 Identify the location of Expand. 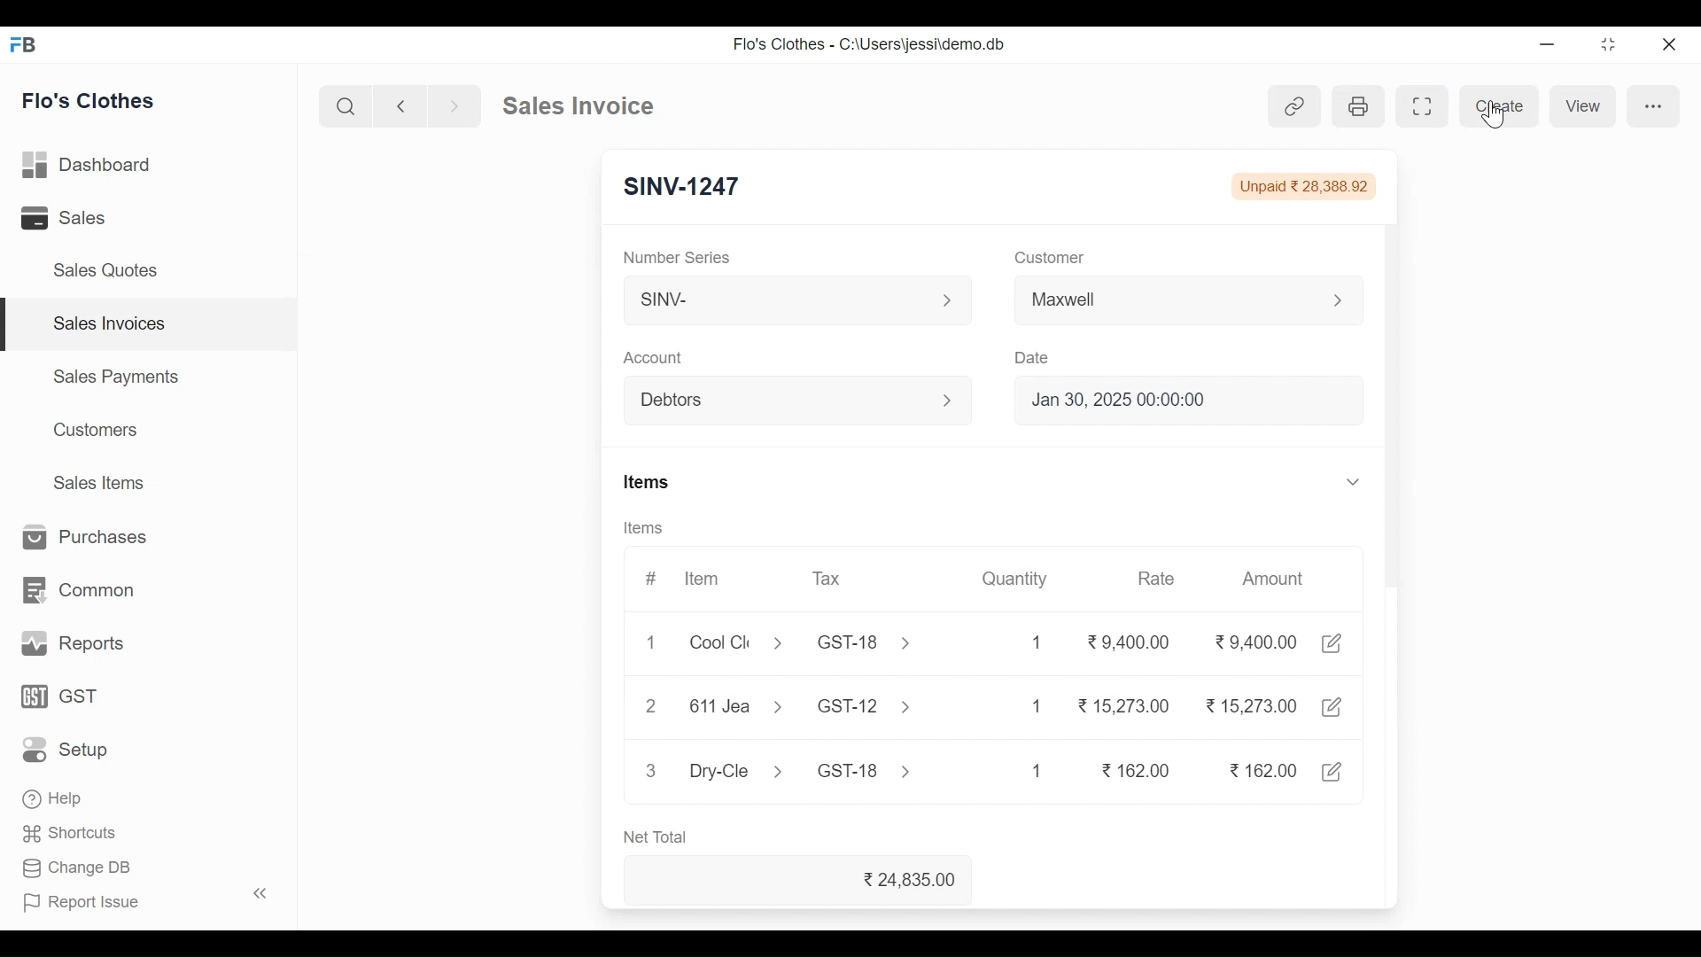
(949, 300).